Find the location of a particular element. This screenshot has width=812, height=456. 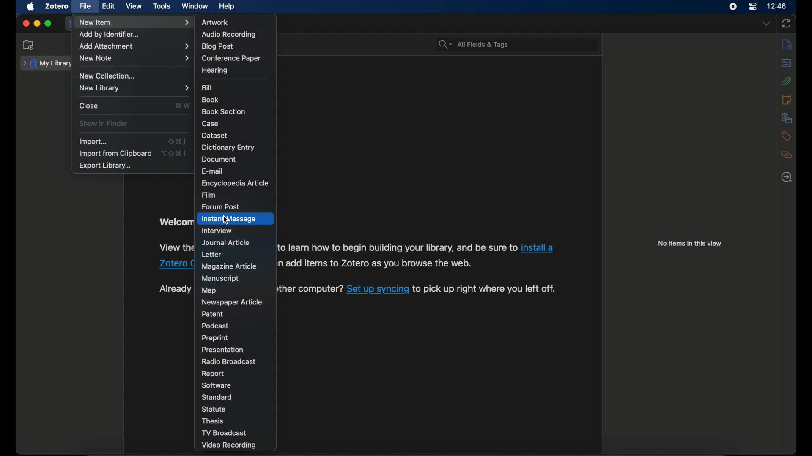

new collection is located at coordinates (107, 76).